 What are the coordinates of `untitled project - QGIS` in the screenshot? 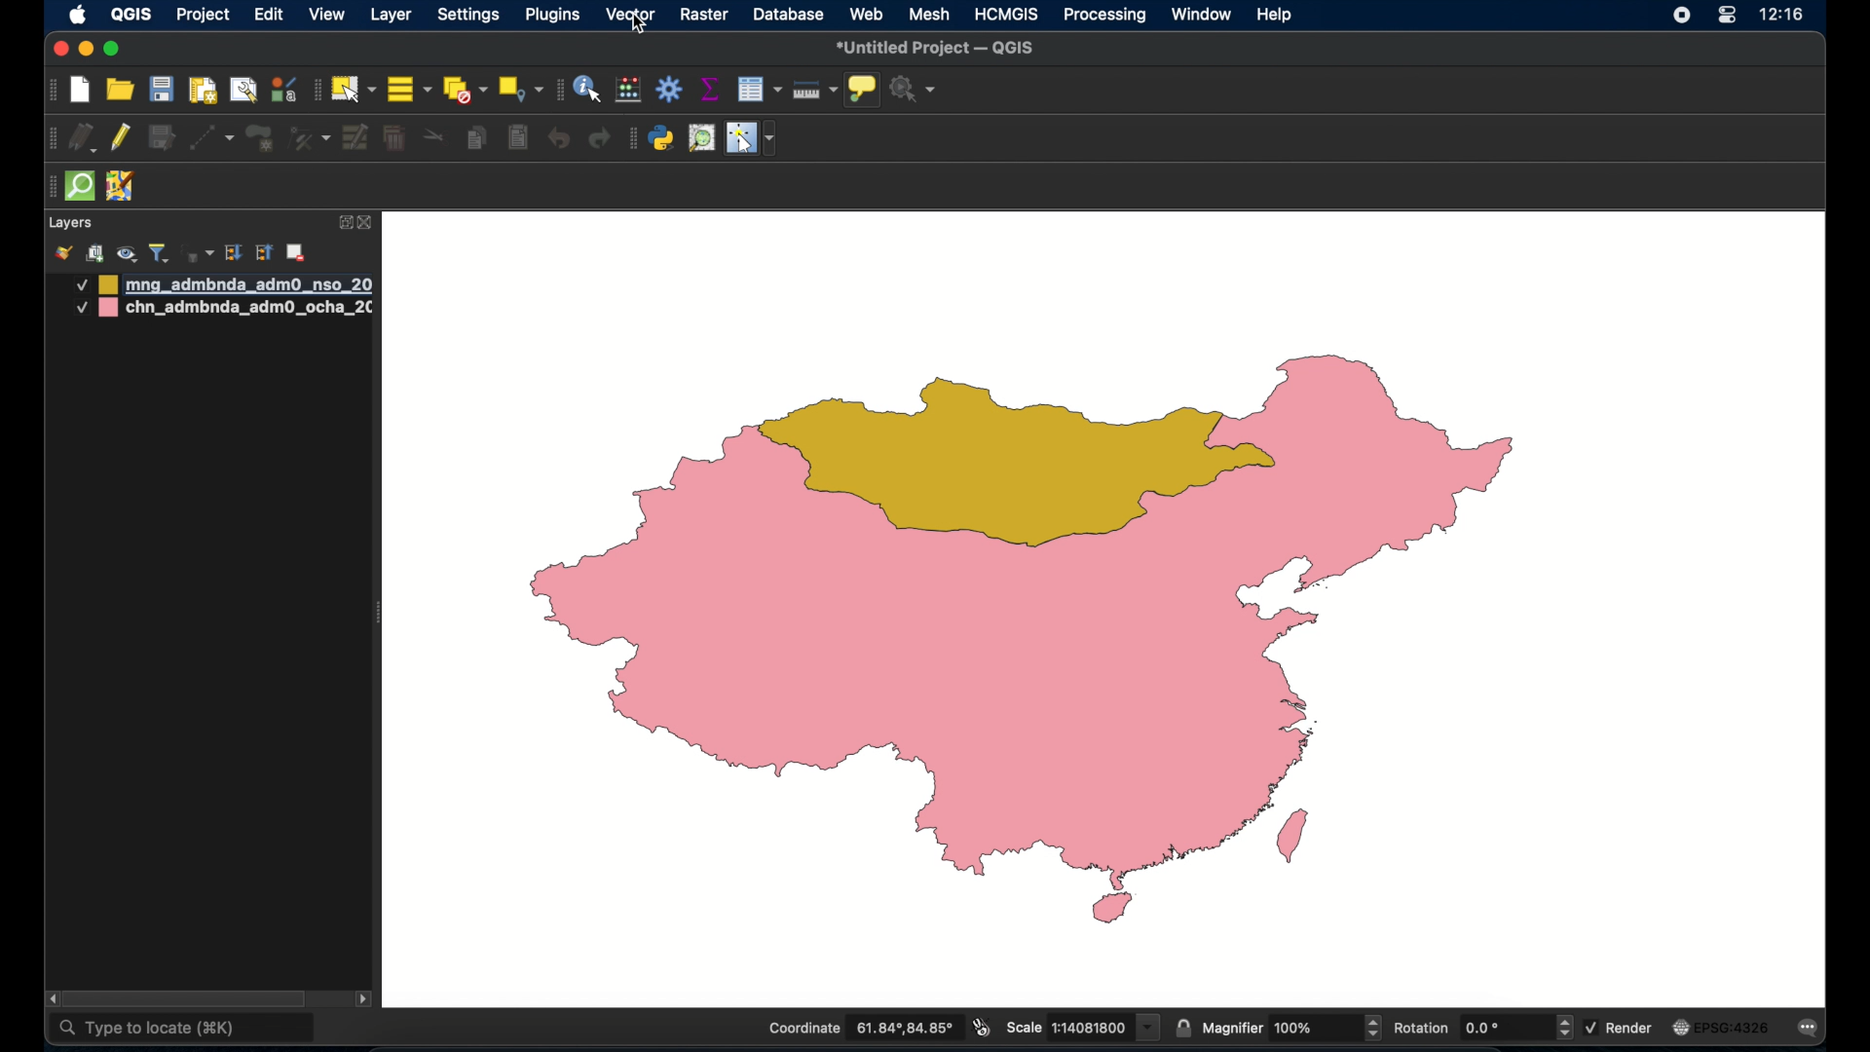 It's located at (938, 49).